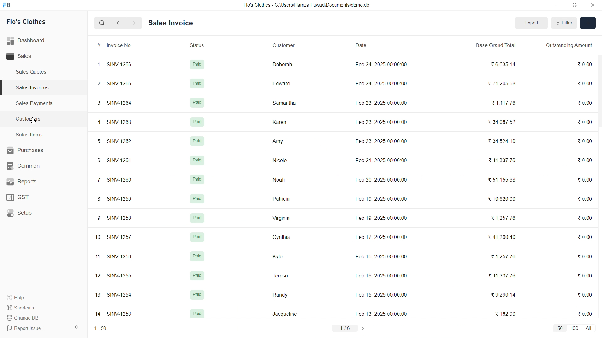  Describe the element at coordinates (585, 256) in the screenshot. I see `0.00` at that location.